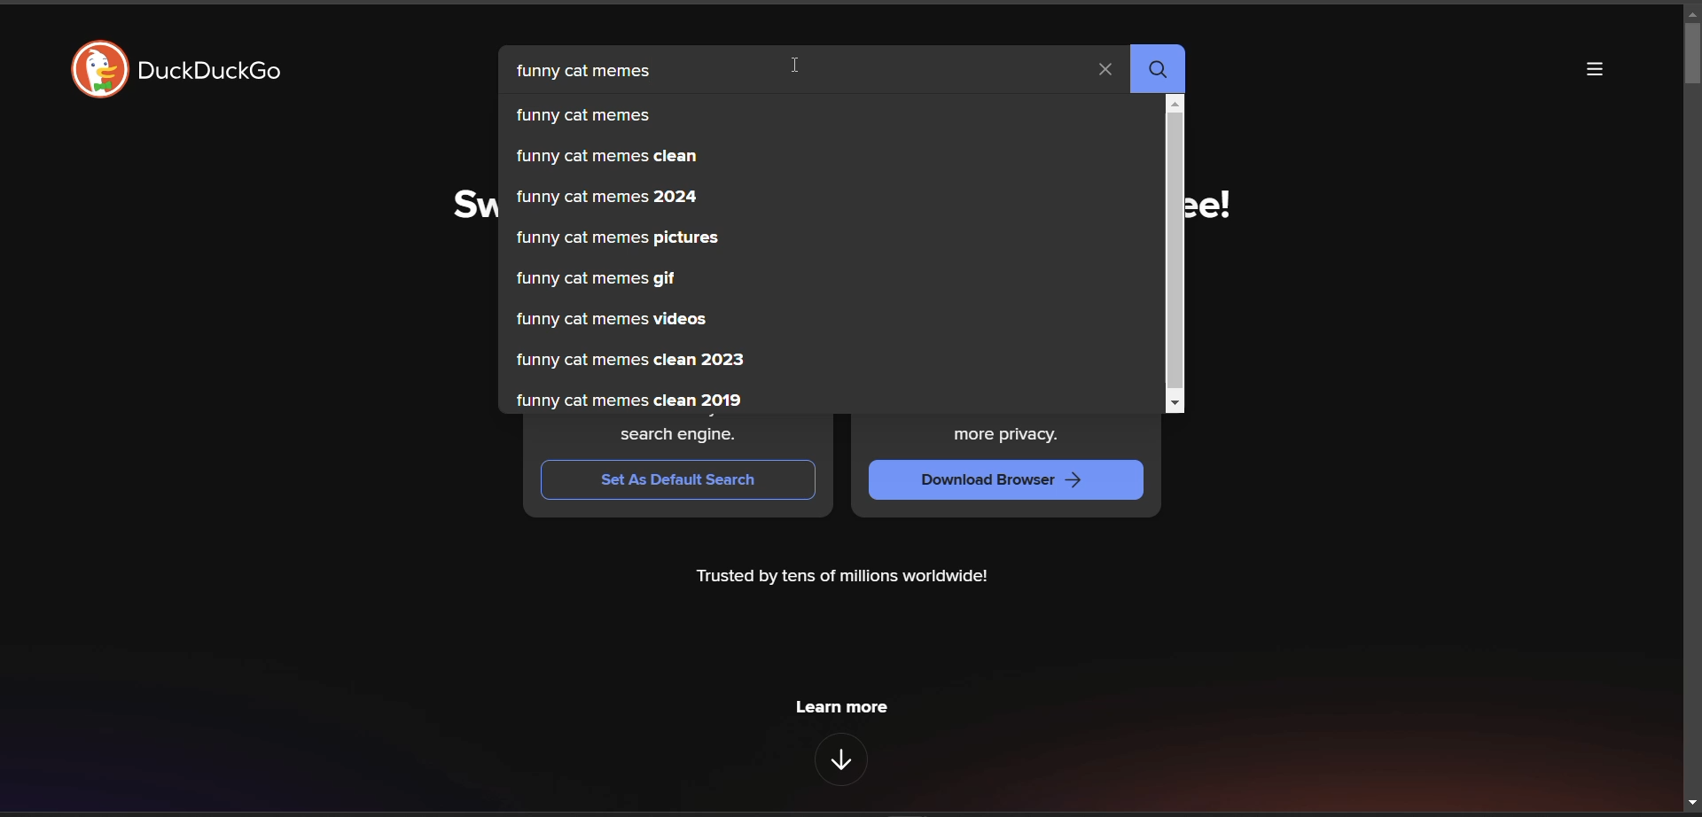 The image size is (1702, 817). I want to click on funny cat memes, so click(586, 73).